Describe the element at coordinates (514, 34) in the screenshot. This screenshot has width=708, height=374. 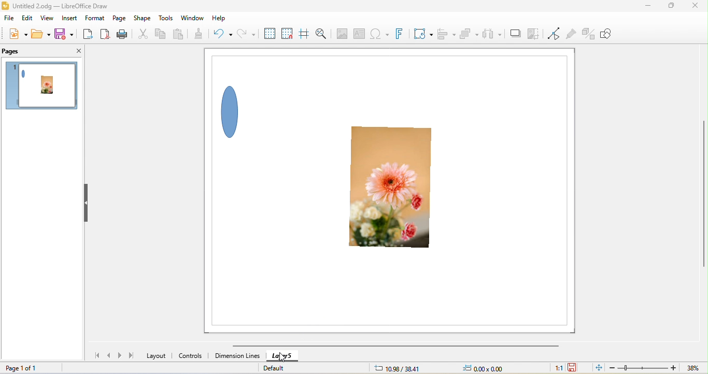
I see `shadow` at that location.